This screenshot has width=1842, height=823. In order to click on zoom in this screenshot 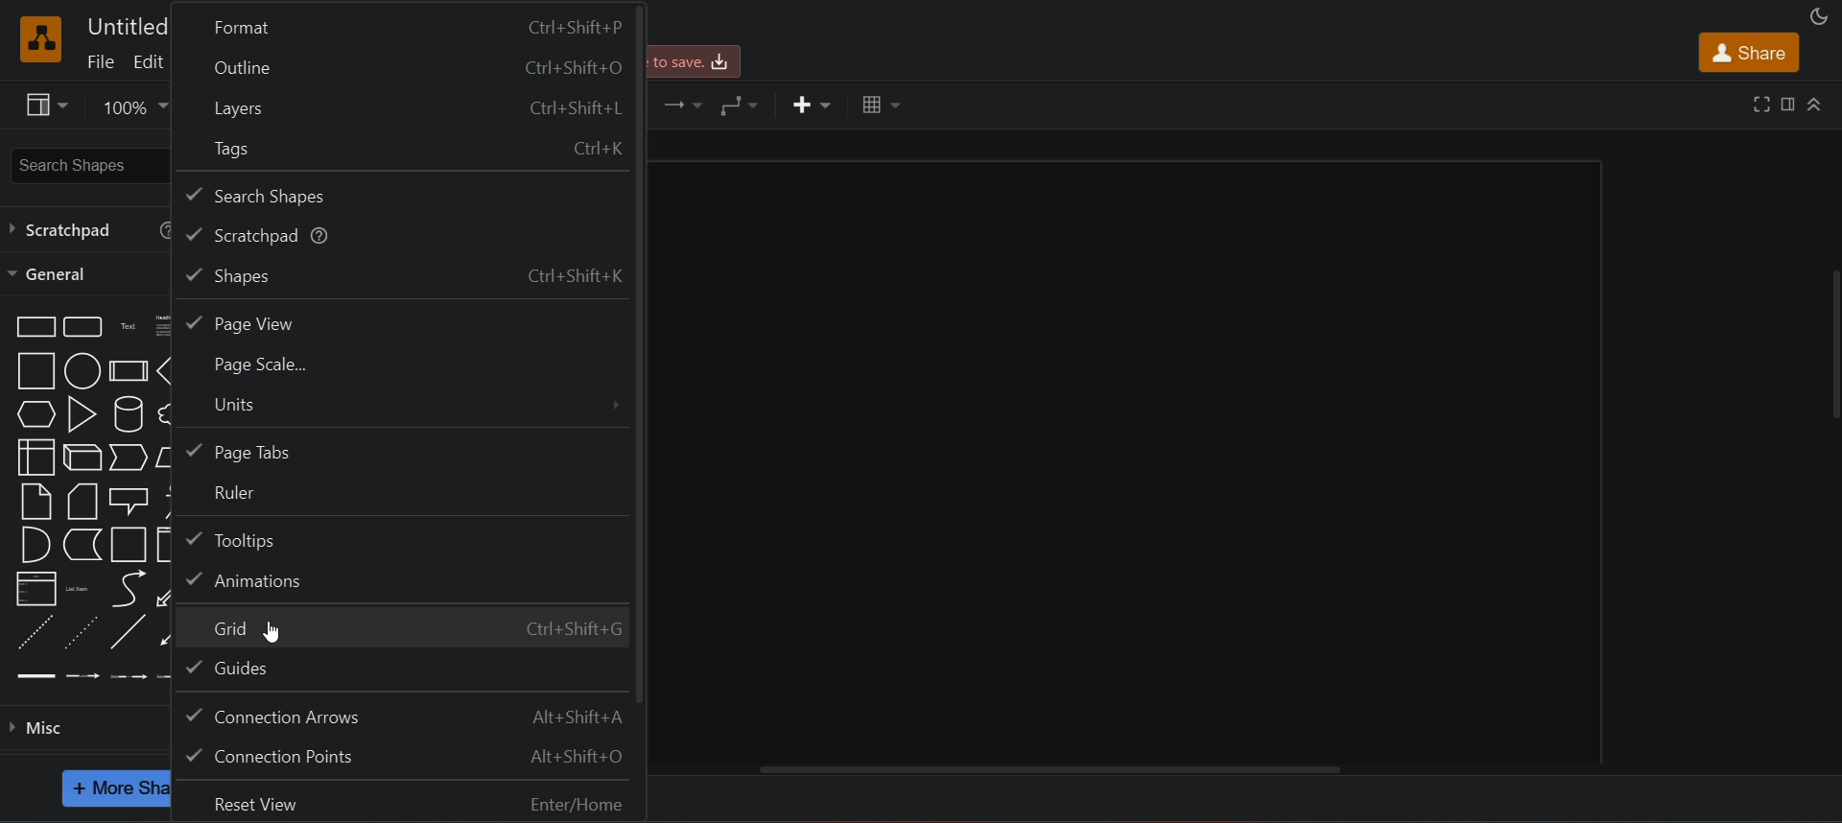, I will do `click(132, 106)`.